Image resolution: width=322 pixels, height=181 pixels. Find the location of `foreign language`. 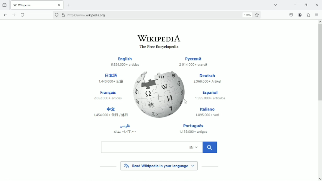

foreign language is located at coordinates (110, 112).